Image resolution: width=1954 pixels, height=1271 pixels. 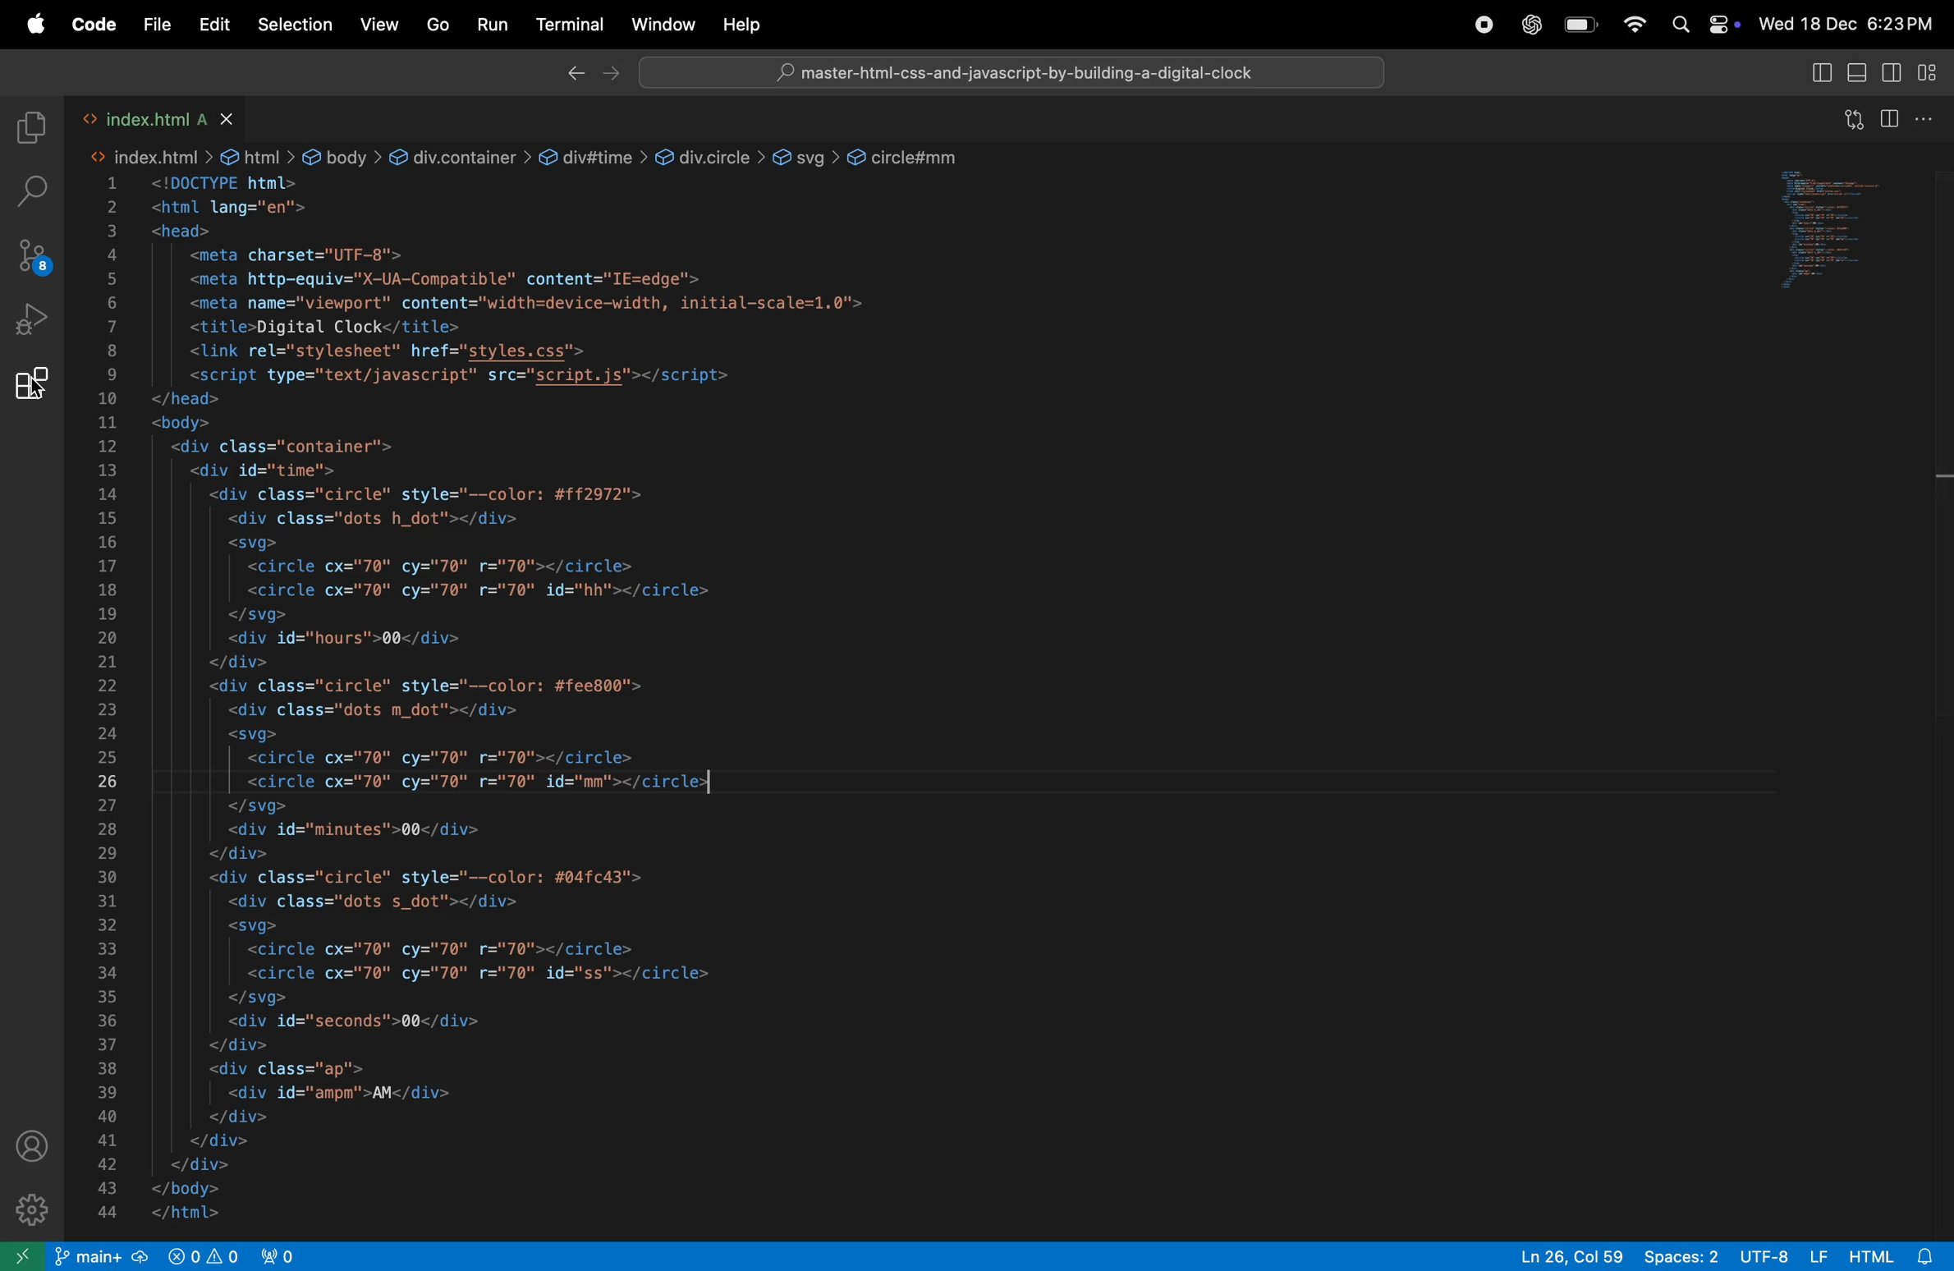 I want to click on record, so click(x=1482, y=26).